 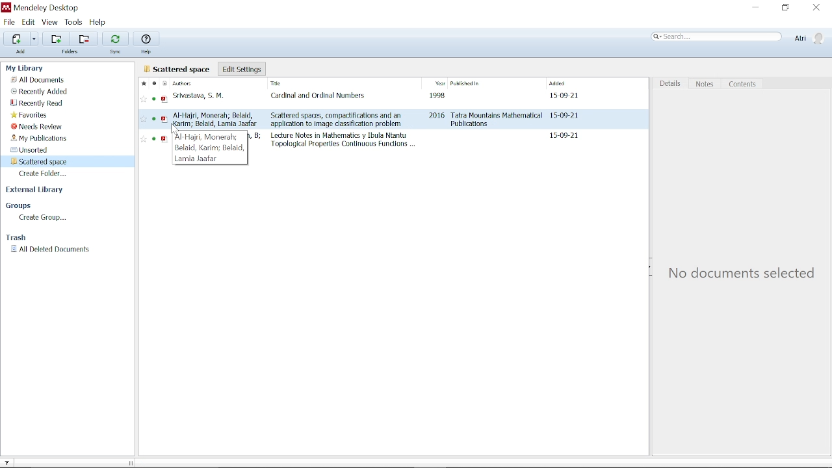 I want to click on year, so click(x=437, y=116).